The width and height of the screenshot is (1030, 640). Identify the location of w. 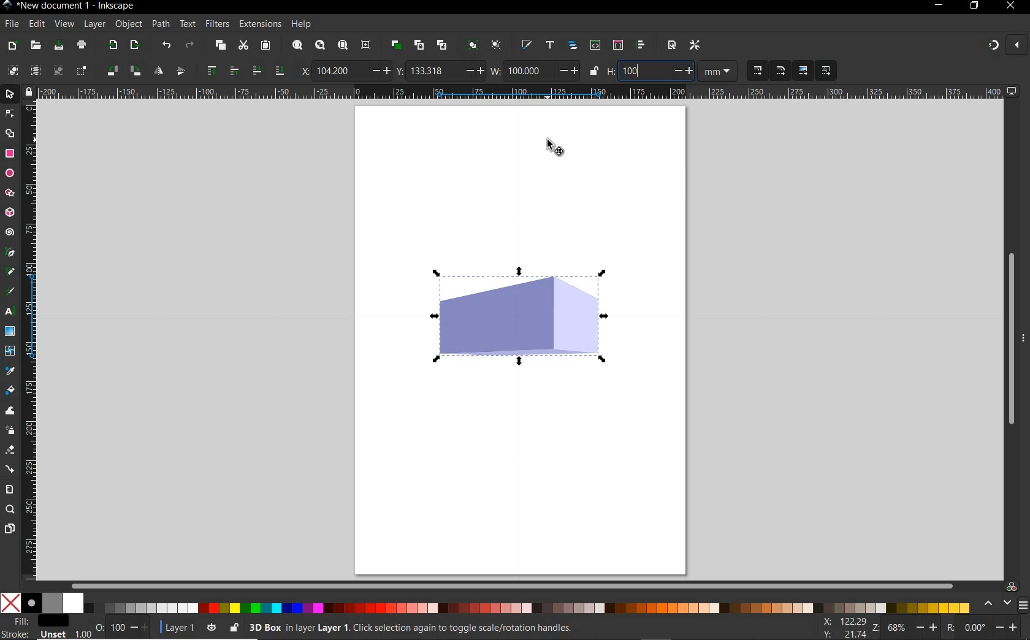
(495, 70).